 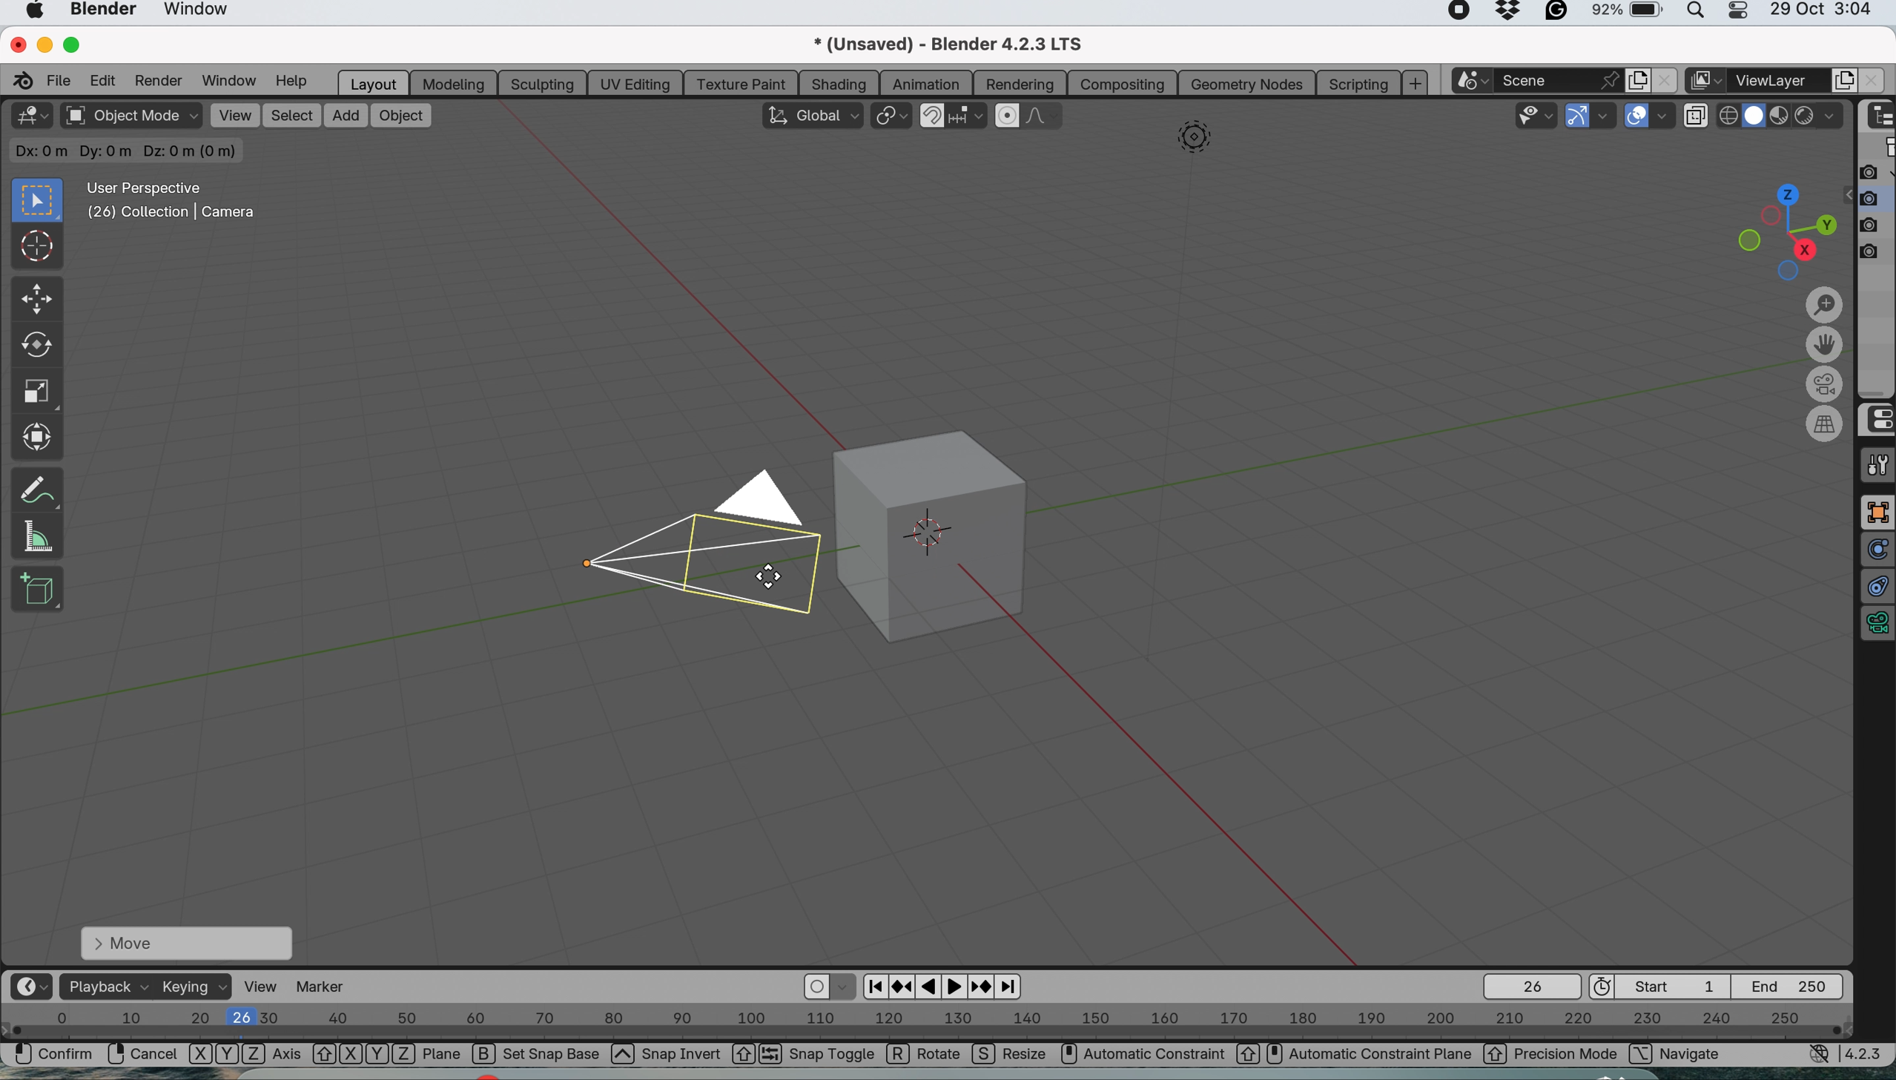 I want to click on material preview display, so click(x=1755, y=116).